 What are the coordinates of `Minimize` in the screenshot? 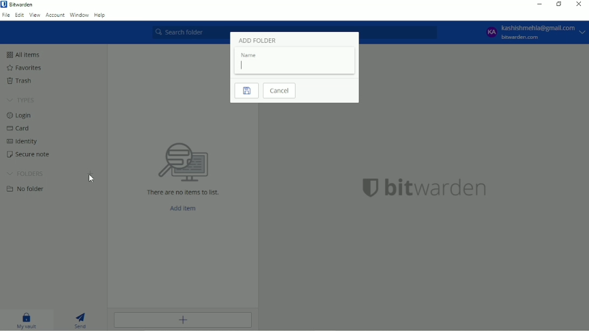 It's located at (539, 4).